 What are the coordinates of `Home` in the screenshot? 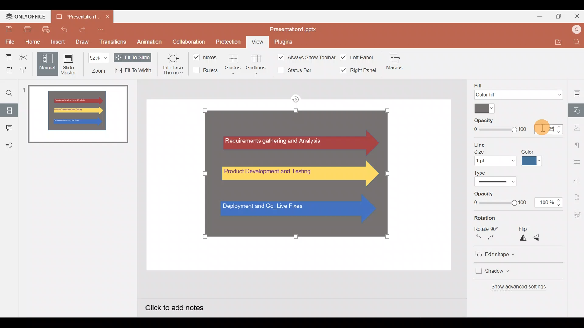 It's located at (30, 42).